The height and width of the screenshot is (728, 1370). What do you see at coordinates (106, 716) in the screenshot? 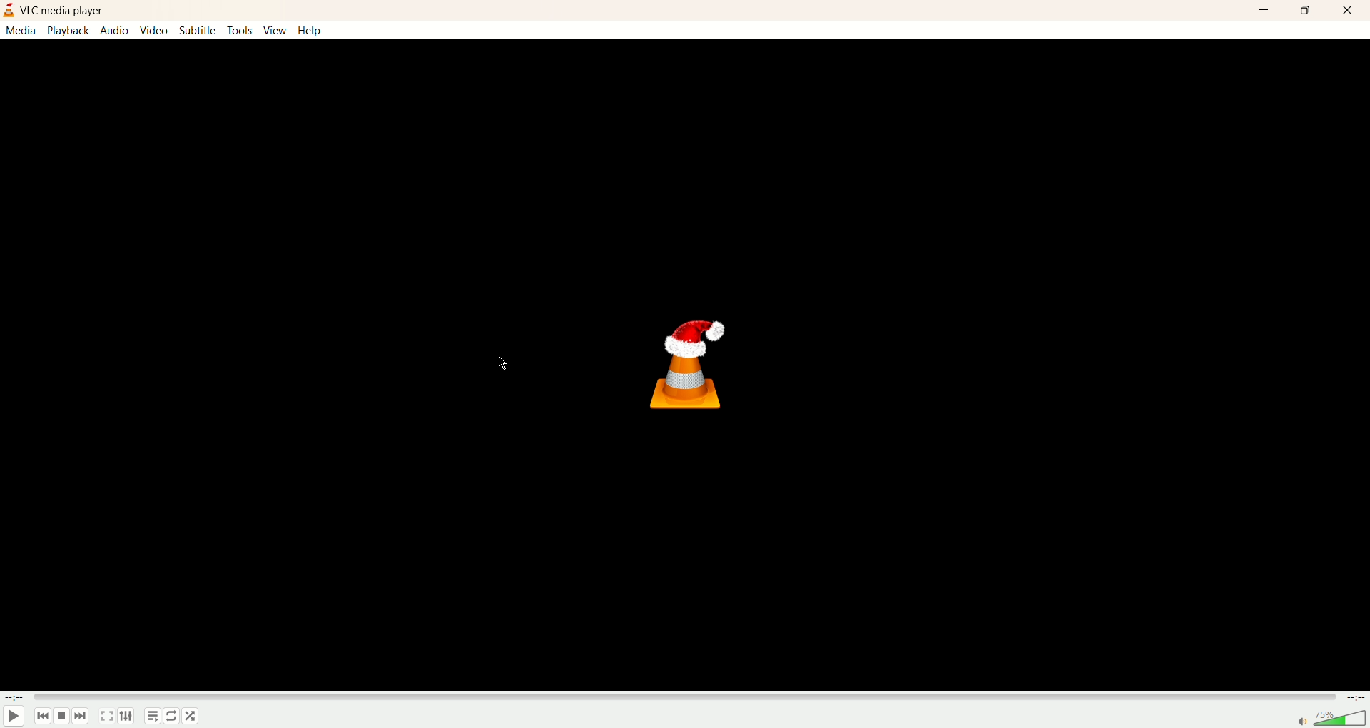
I see `fullscreen` at bounding box center [106, 716].